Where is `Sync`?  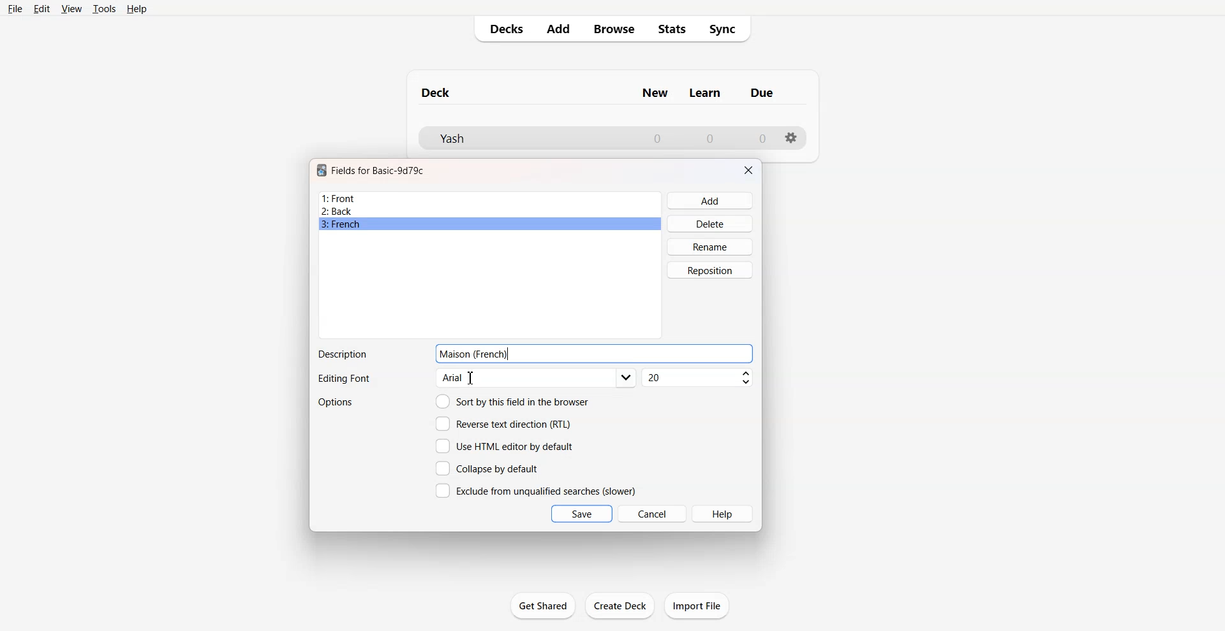
Sync is located at coordinates (727, 29).